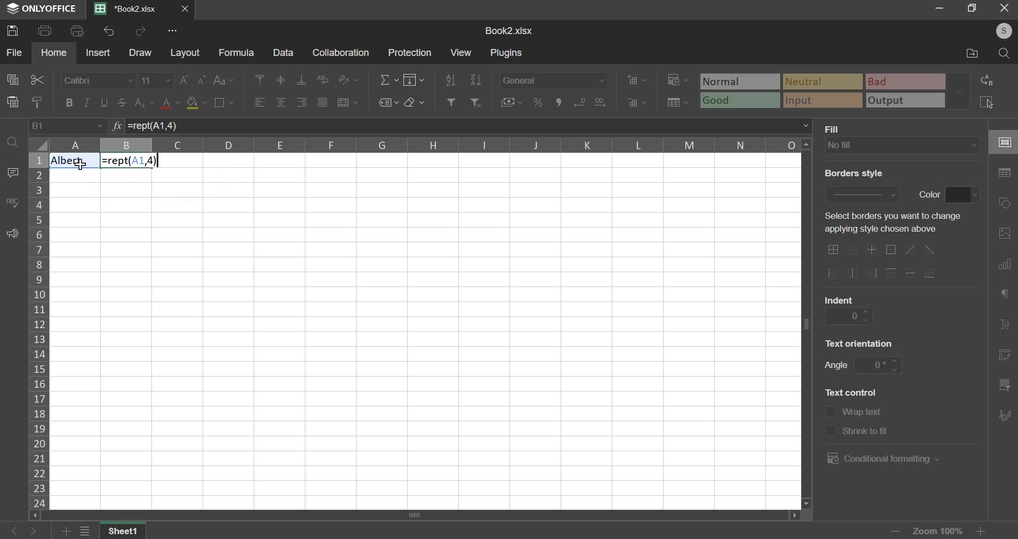 The height and width of the screenshot is (539, 1018). What do you see at coordinates (462, 53) in the screenshot?
I see `view` at bounding box center [462, 53].